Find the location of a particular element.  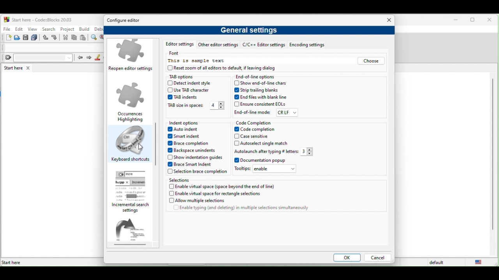

autolaunch after typing # letters is located at coordinates (265, 151).